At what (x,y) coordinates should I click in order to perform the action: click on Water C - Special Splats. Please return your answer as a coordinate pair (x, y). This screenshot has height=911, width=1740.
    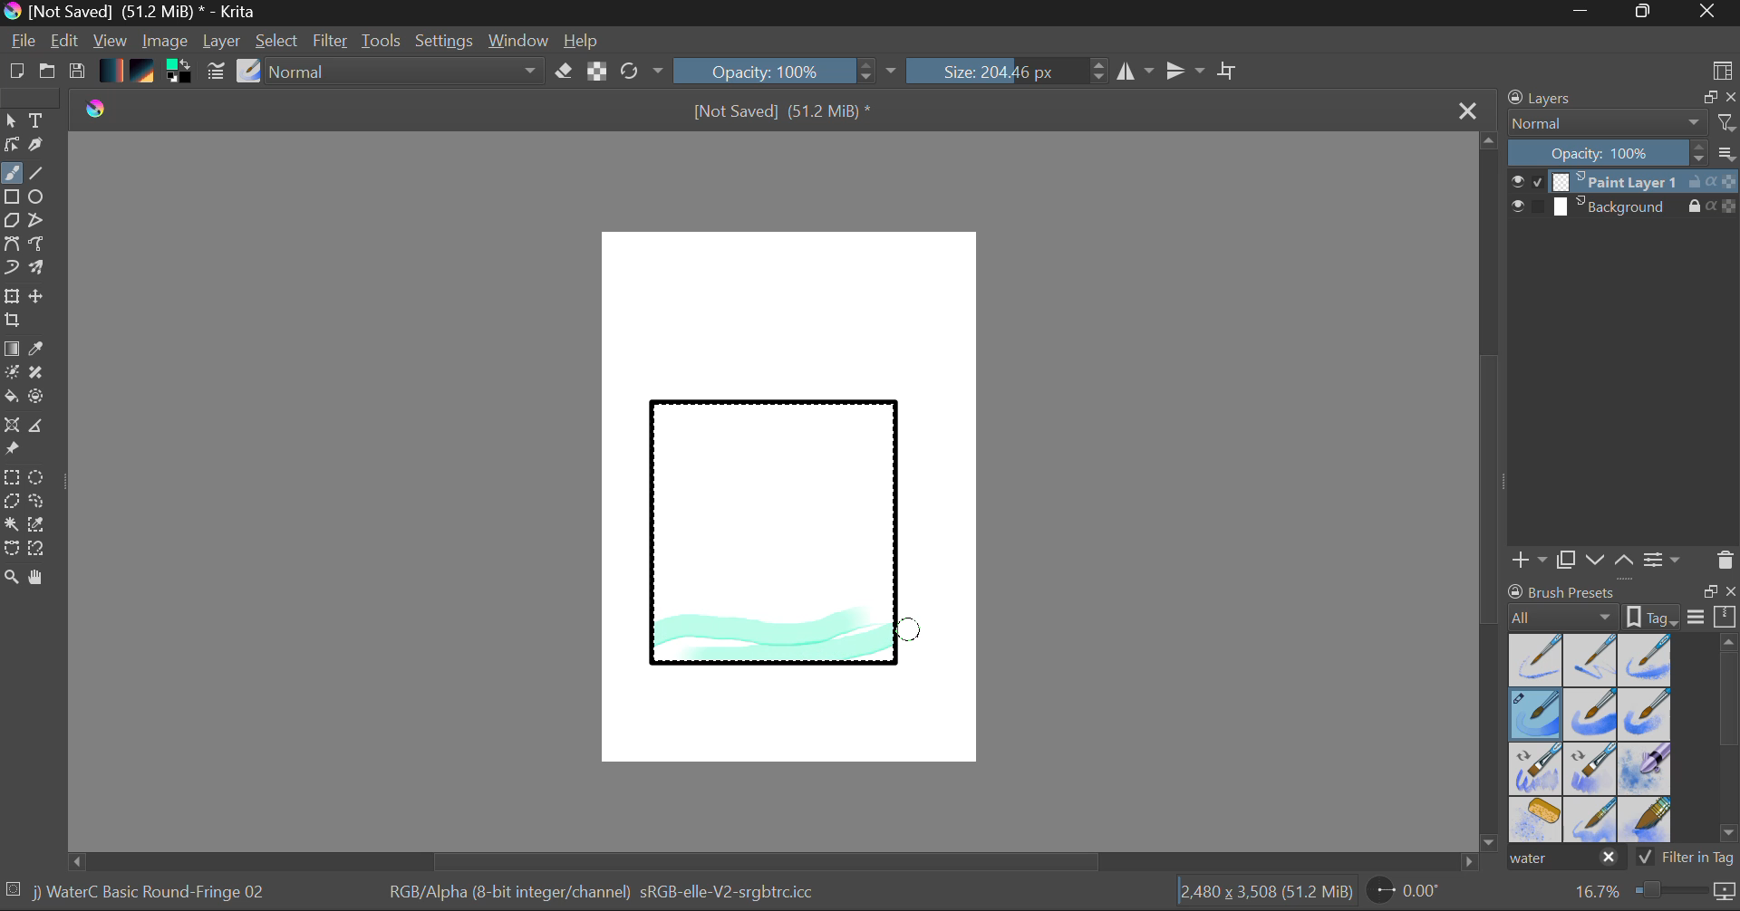
    Looking at the image, I should click on (1537, 820).